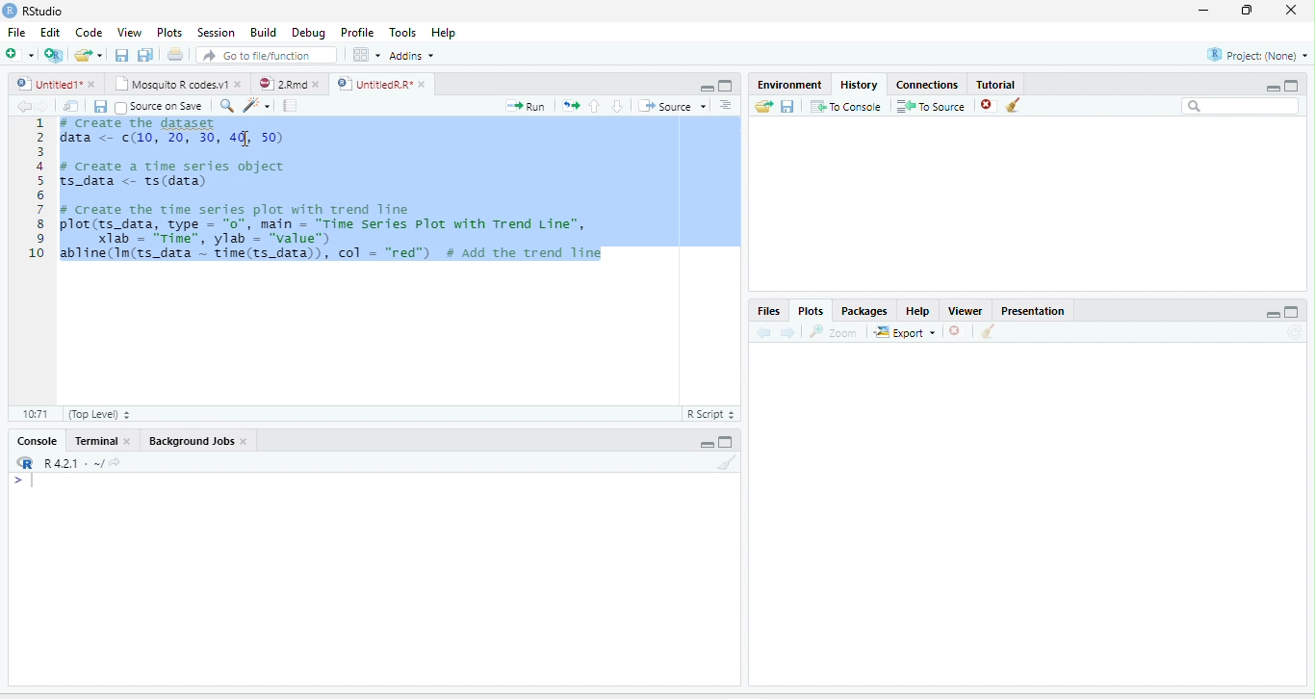 This screenshot has width=1315, height=699. I want to click on close, so click(245, 441).